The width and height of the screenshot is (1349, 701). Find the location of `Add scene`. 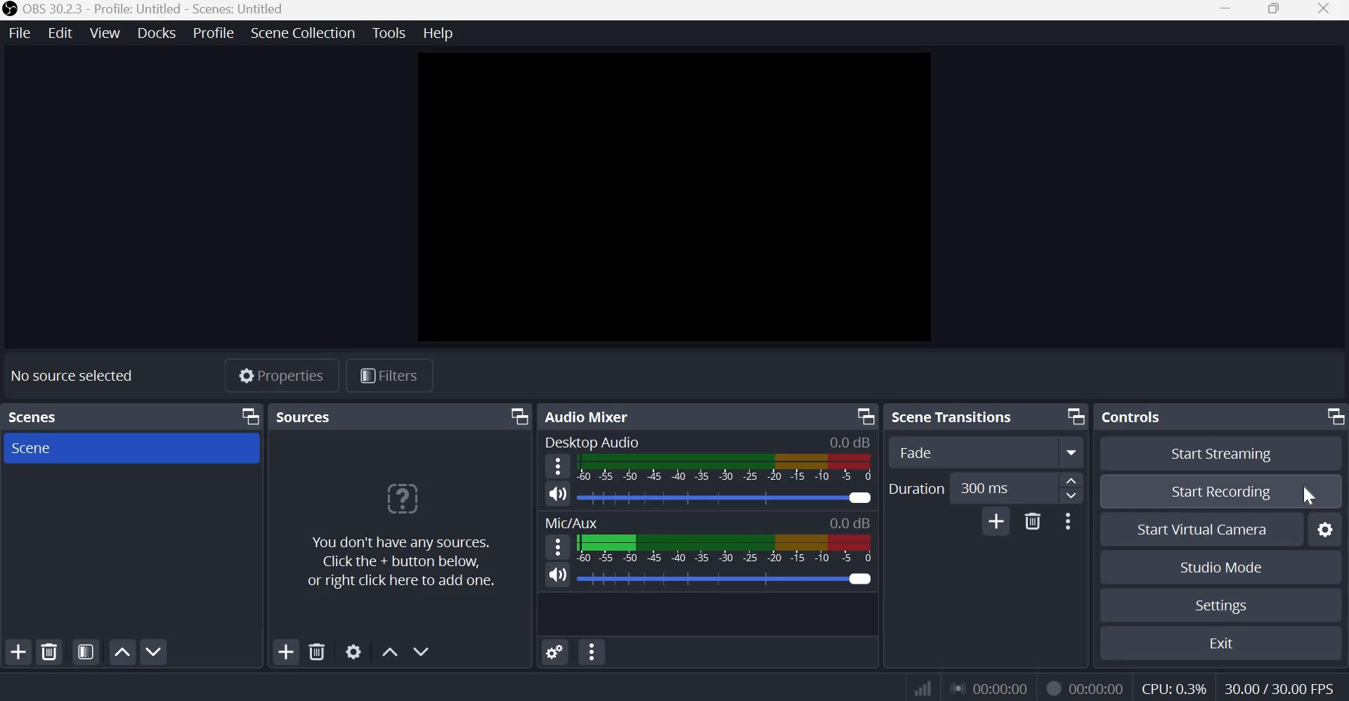

Add scene is located at coordinates (18, 650).